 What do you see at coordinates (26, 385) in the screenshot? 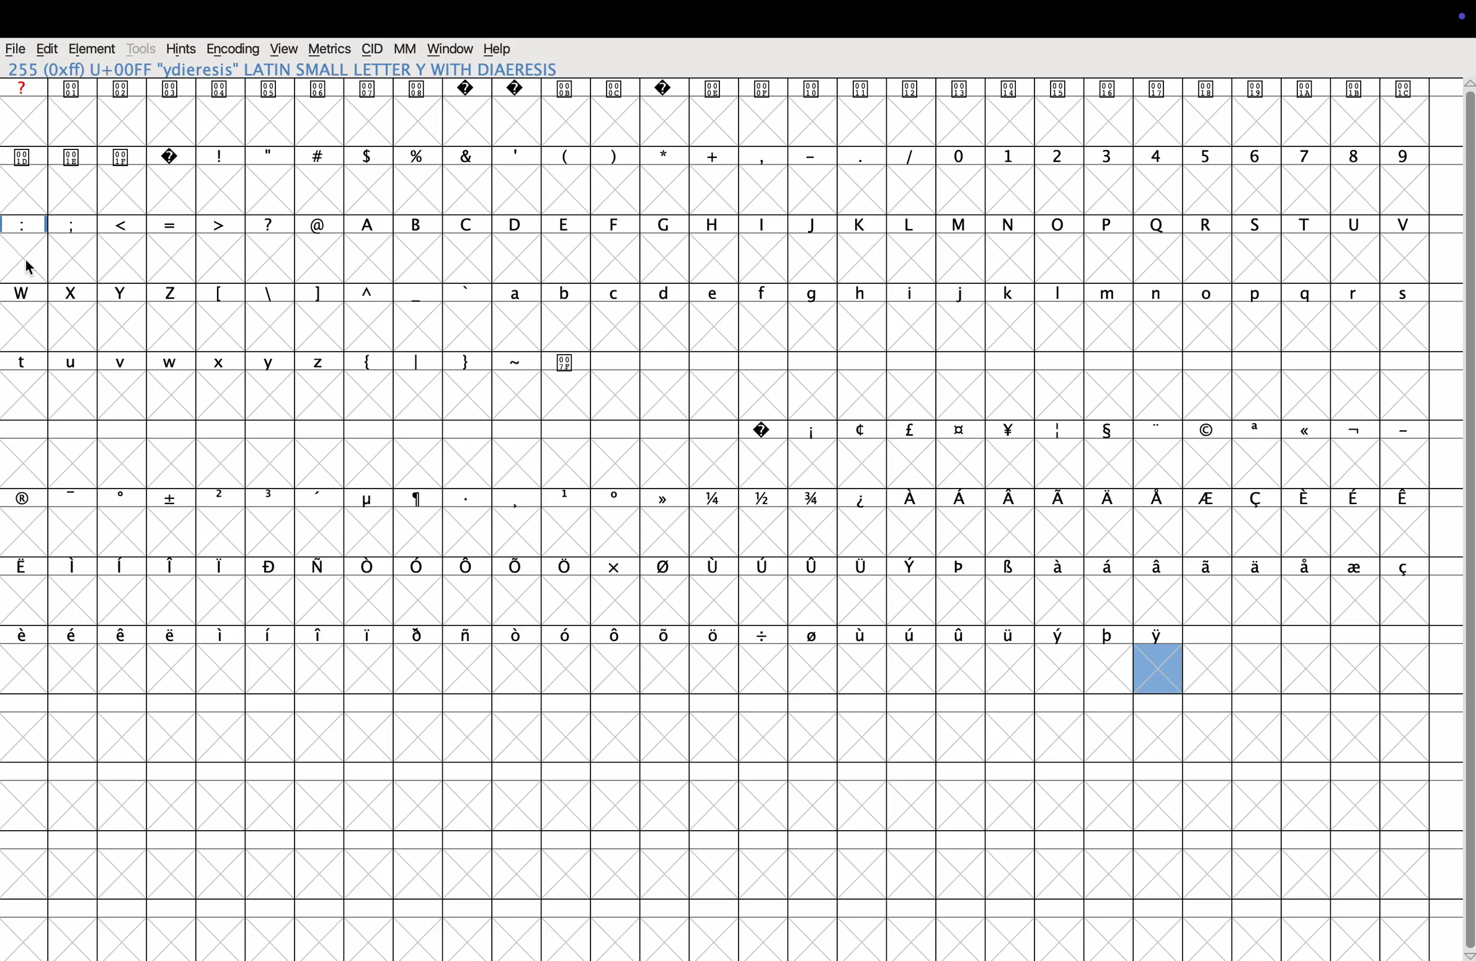
I see `t` at bounding box center [26, 385].